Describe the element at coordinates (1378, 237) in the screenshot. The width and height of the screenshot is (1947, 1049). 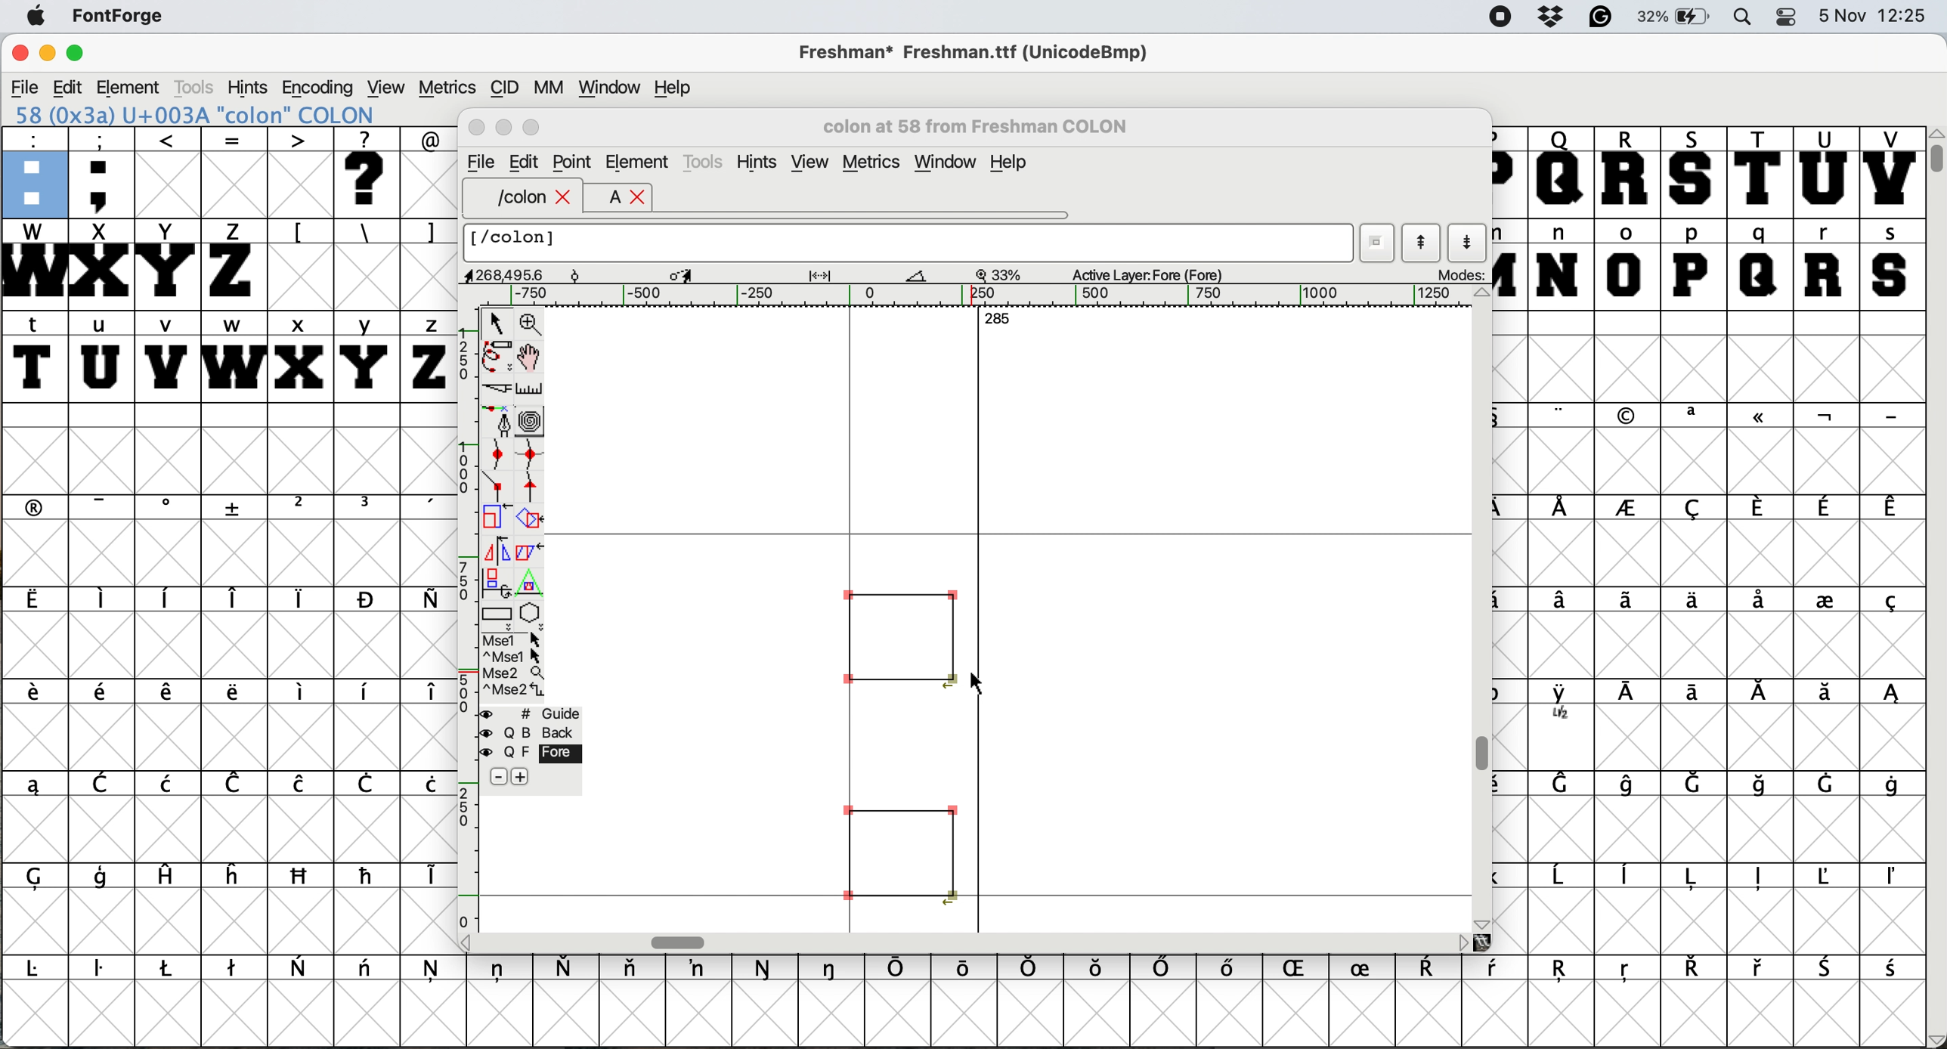
I see `current word list` at that location.